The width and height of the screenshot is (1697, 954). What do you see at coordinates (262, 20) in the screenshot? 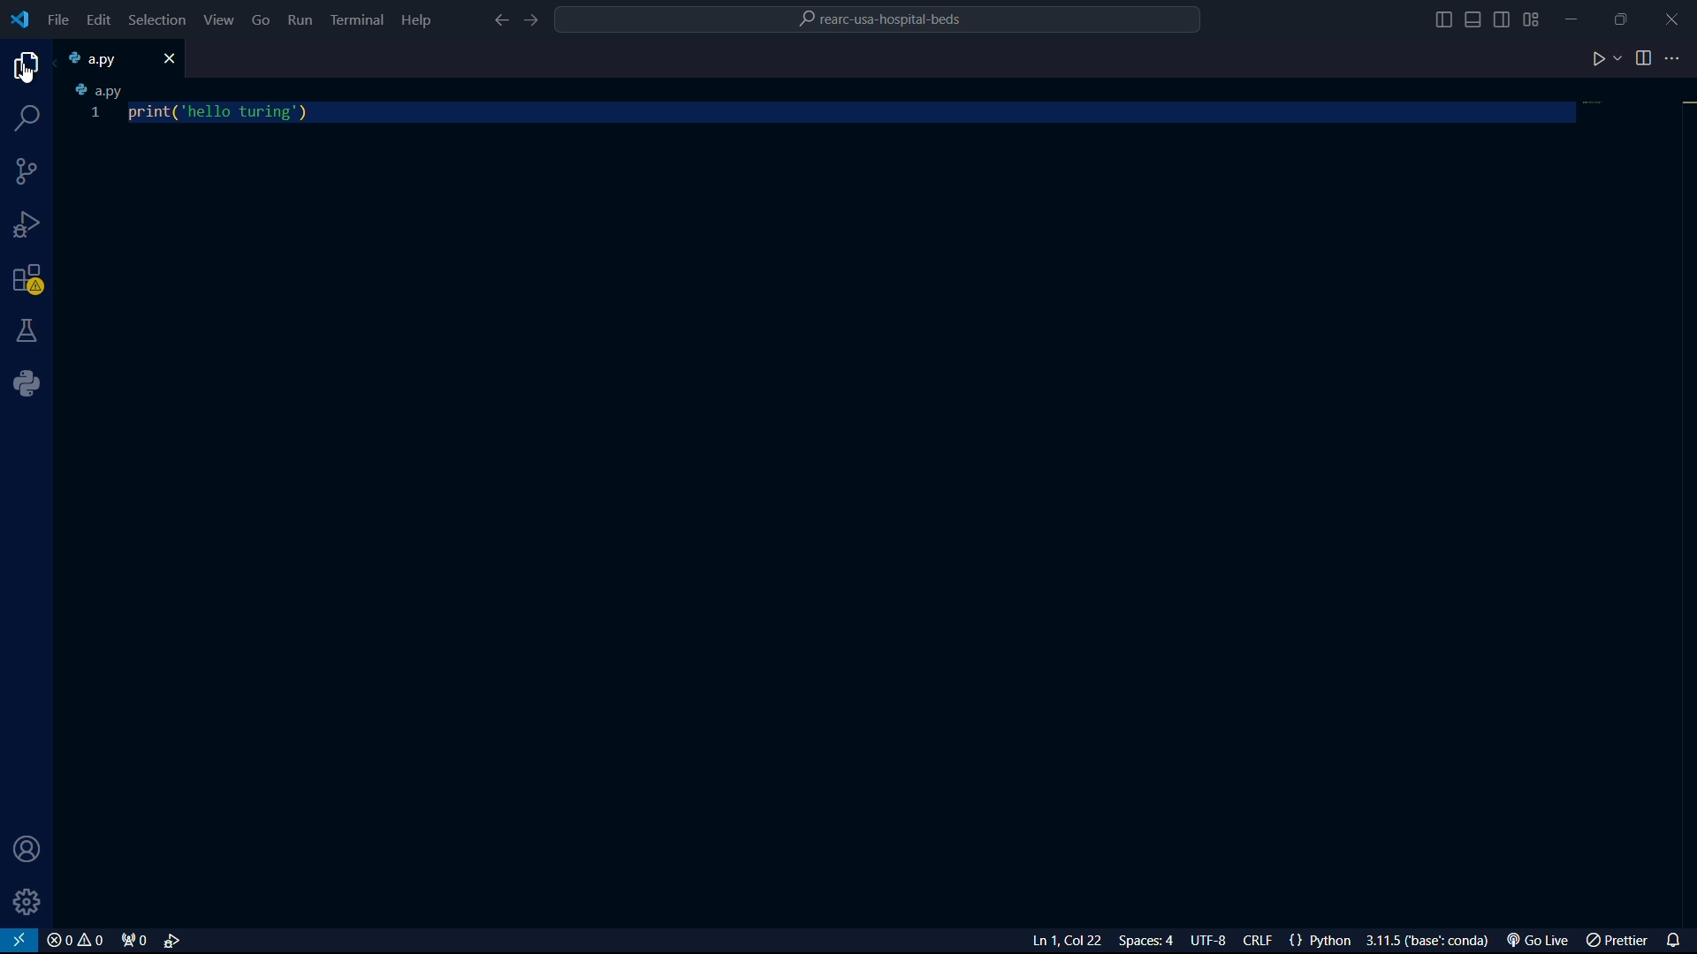
I see `go menu` at bounding box center [262, 20].